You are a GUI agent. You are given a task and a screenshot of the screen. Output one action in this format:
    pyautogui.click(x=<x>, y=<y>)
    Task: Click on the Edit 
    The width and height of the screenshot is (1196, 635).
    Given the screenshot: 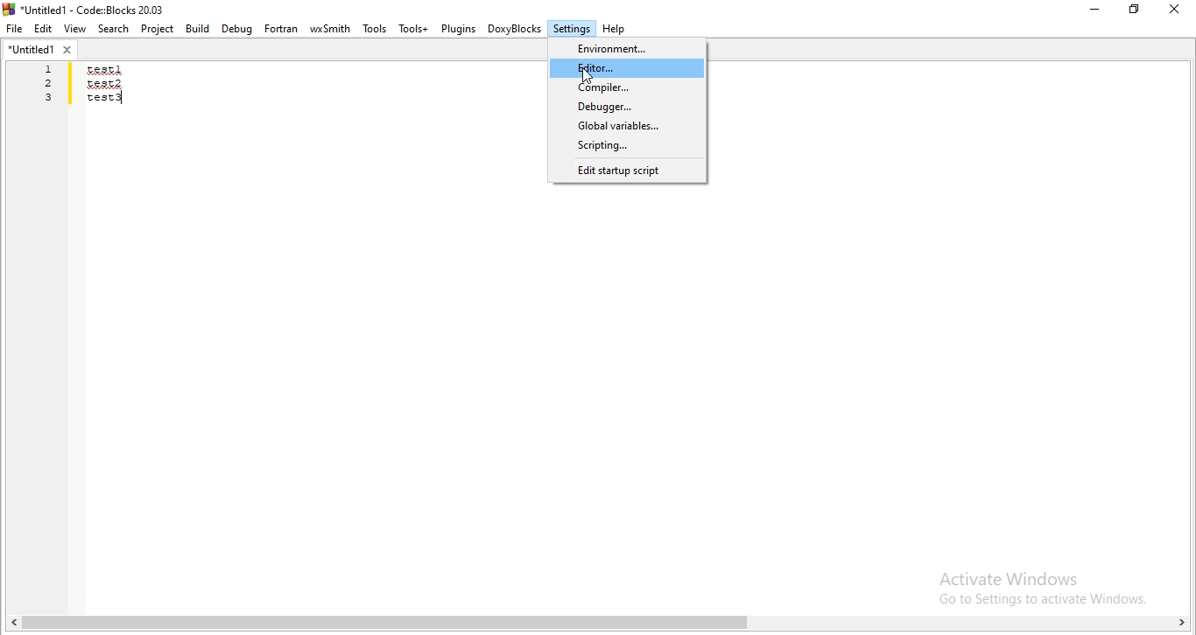 What is the action you would take?
    pyautogui.click(x=44, y=30)
    